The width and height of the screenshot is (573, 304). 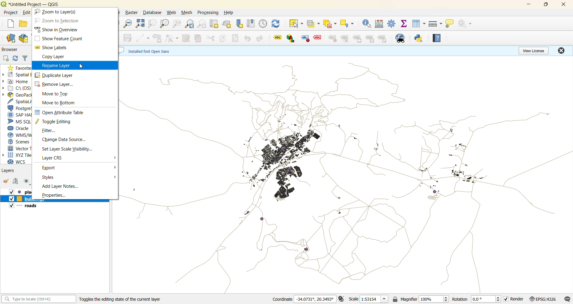 I want to click on layers, so click(x=11, y=171).